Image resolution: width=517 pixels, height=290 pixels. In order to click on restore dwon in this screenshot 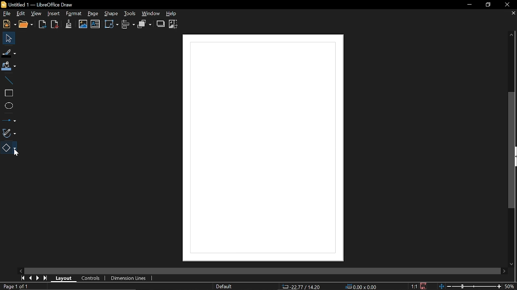, I will do `click(488, 5)`.